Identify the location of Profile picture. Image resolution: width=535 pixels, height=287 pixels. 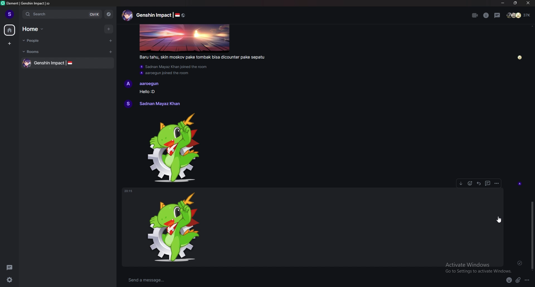
(128, 84).